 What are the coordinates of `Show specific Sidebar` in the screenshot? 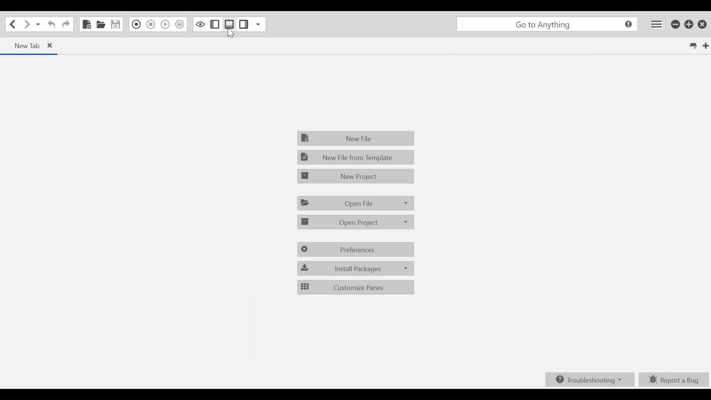 It's located at (258, 24).